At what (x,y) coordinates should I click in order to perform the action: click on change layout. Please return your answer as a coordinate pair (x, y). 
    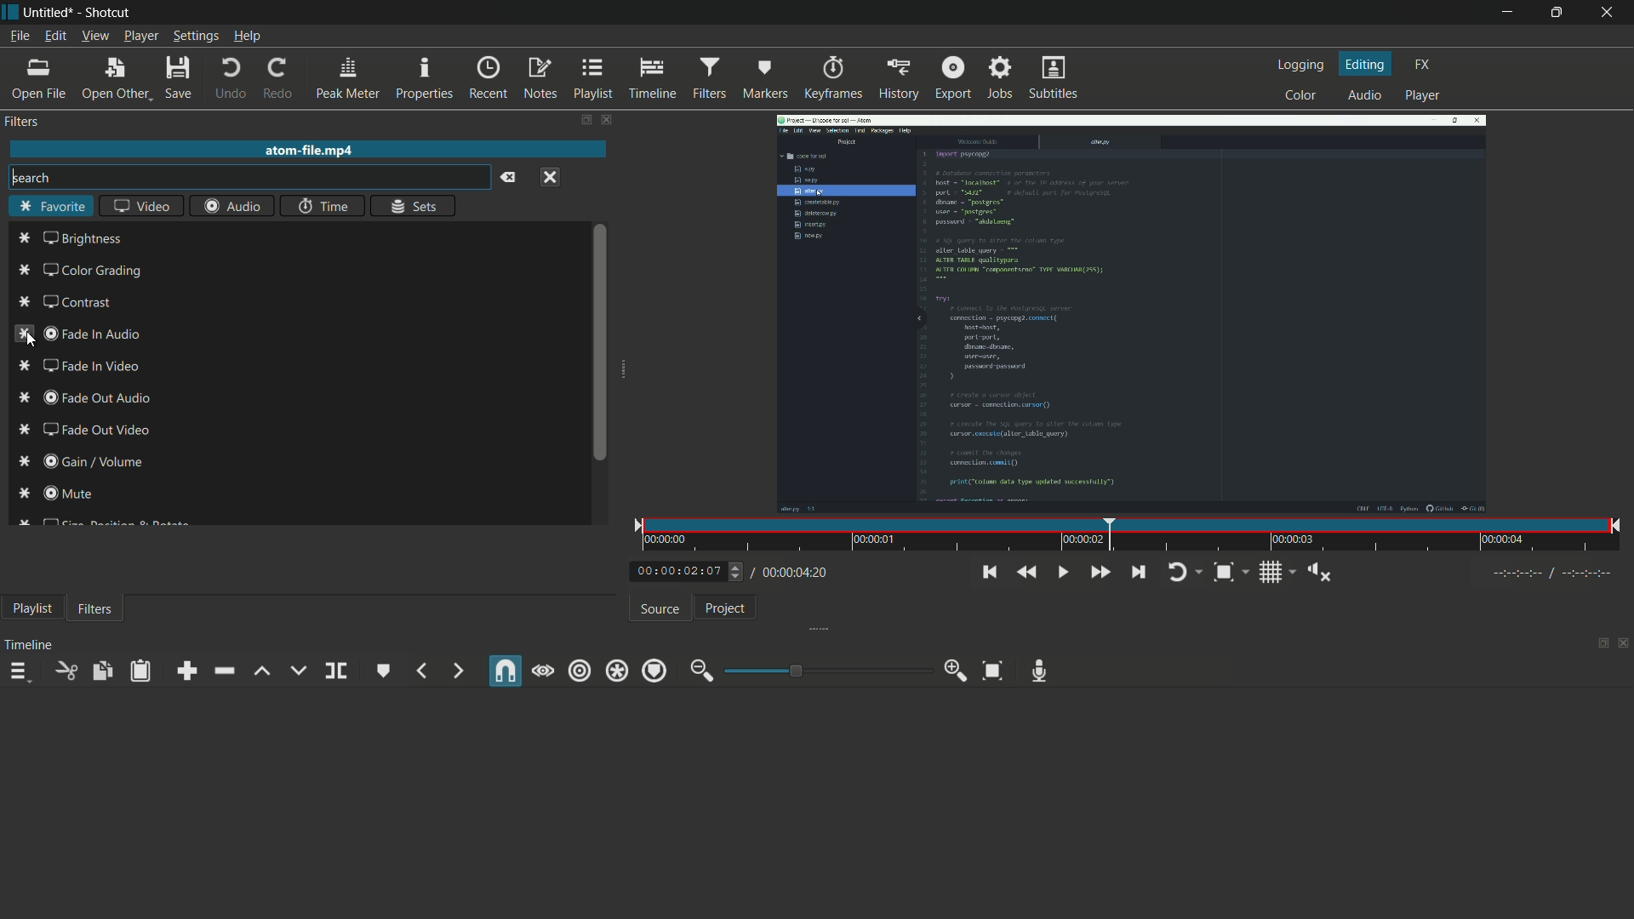
    Looking at the image, I should click on (1597, 644).